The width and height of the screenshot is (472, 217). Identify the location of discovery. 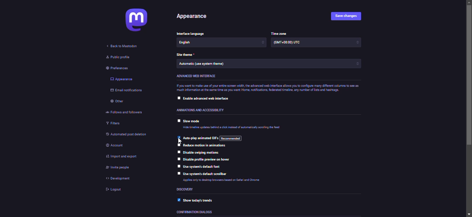
(185, 190).